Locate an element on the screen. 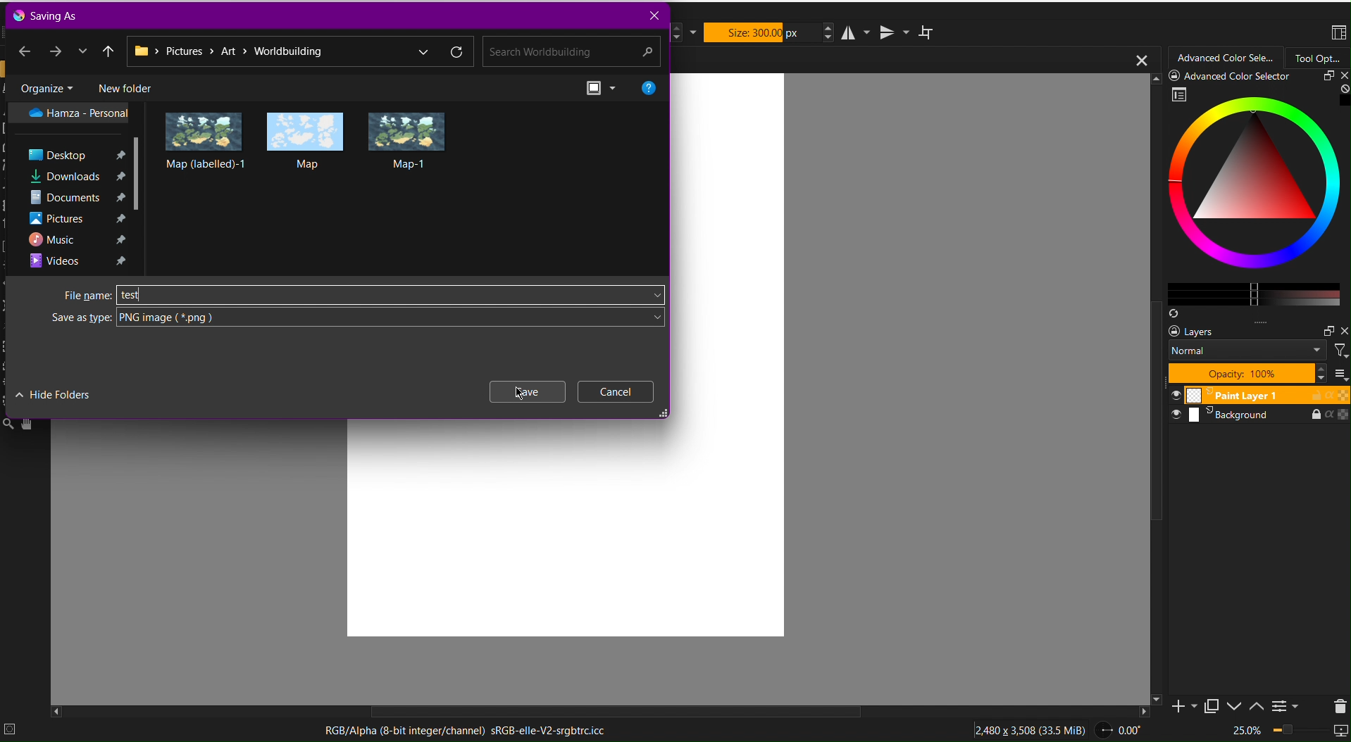 Image resolution: width=1351 pixels, height=742 pixels. Advanced Color Selector is located at coordinates (1250, 196).